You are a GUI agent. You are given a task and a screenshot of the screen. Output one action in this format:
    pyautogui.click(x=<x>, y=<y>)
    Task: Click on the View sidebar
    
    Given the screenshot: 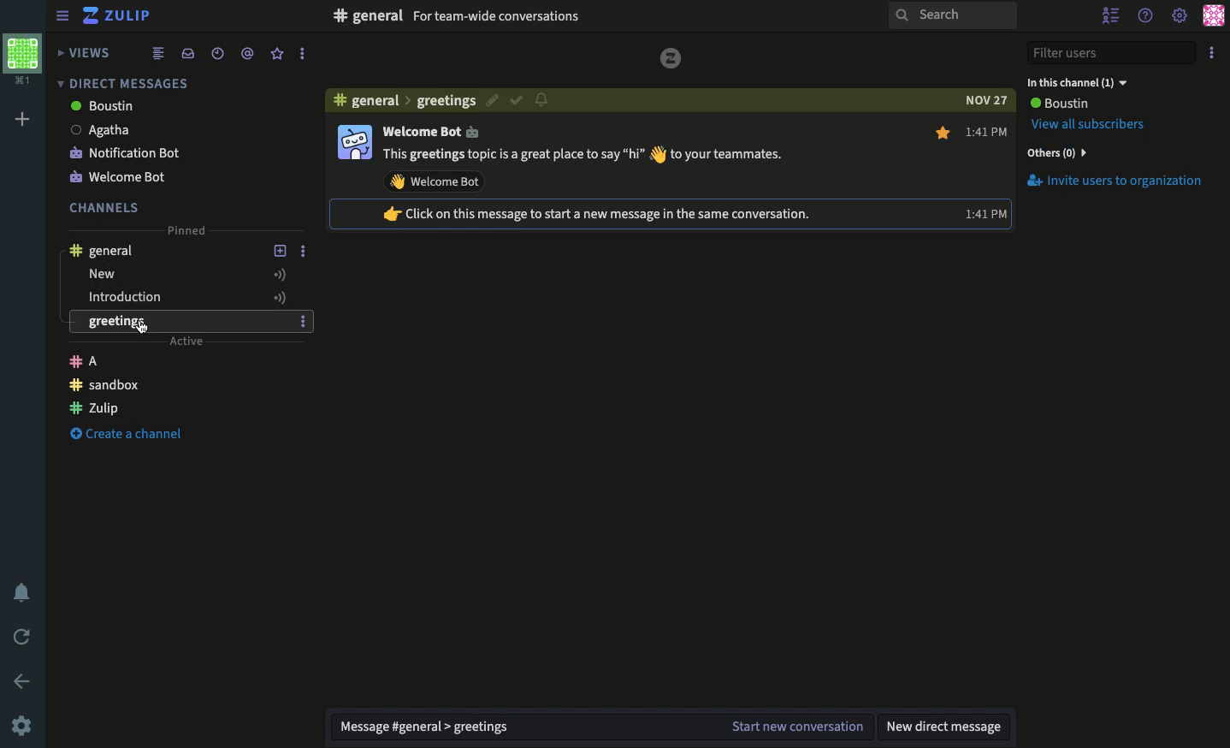 What is the action you would take?
    pyautogui.click(x=63, y=18)
    